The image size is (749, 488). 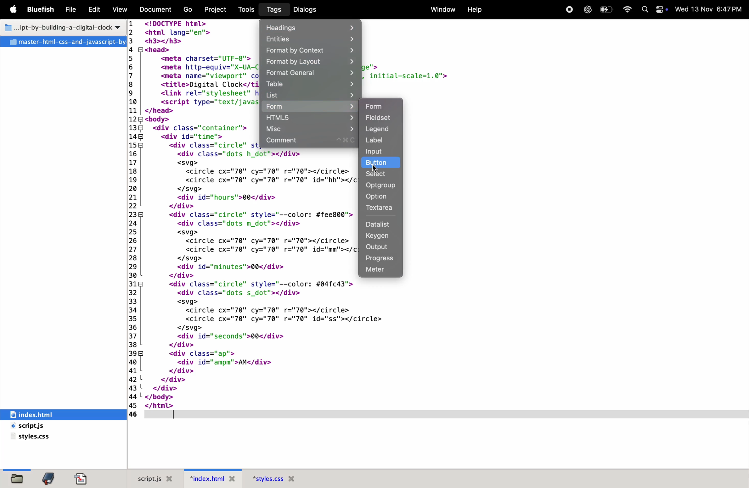 What do you see at coordinates (383, 247) in the screenshot?
I see `output` at bounding box center [383, 247].